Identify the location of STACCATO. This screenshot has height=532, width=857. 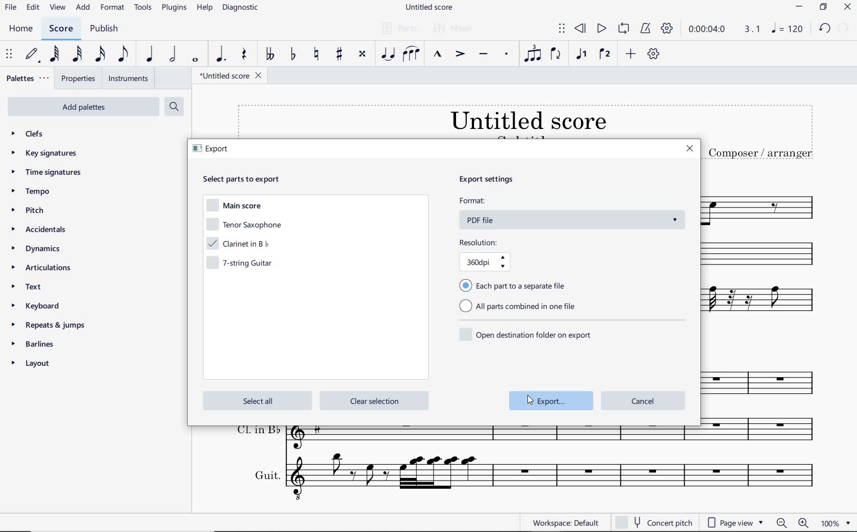
(507, 56).